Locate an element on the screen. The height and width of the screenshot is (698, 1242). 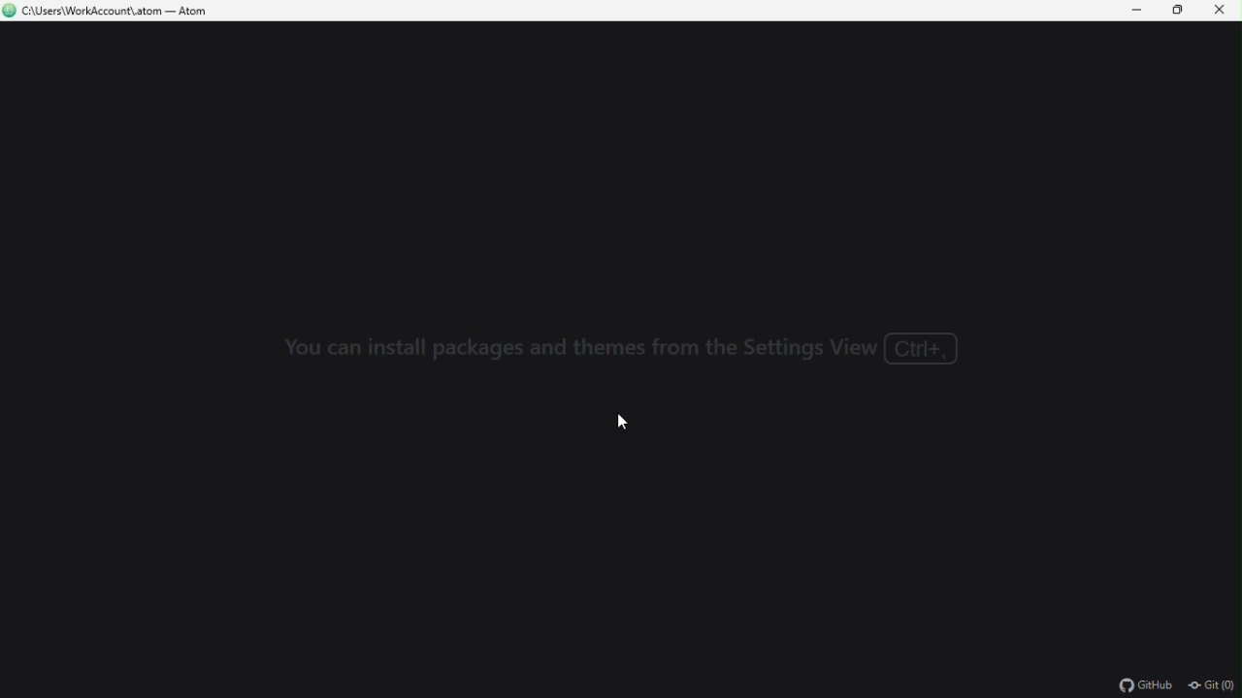
restore is located at coordinates (1182, 12).